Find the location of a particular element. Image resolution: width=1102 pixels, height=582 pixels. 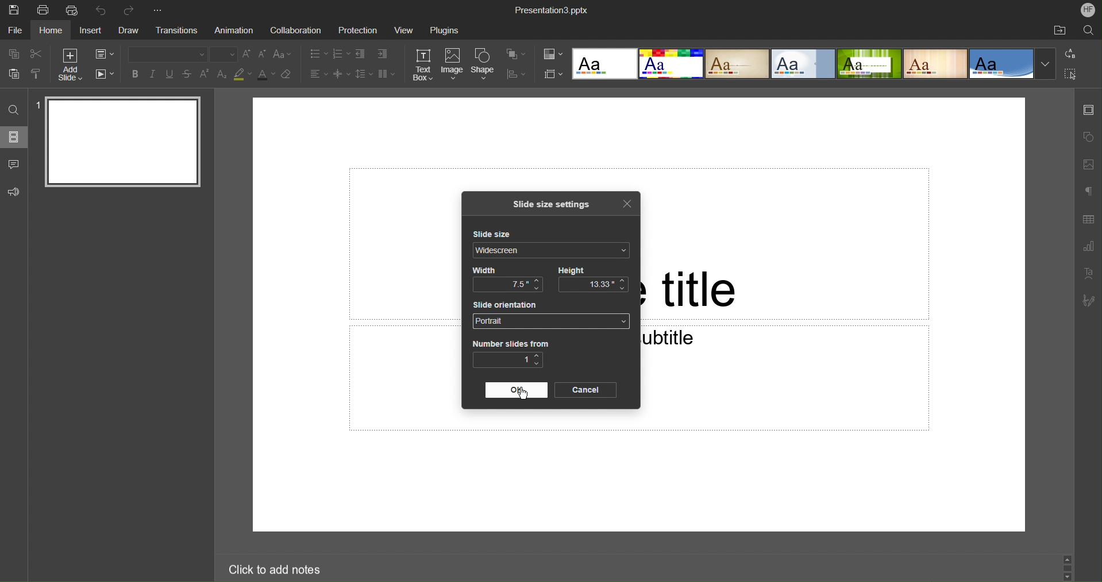

Print is located at coordinates (43, 10).